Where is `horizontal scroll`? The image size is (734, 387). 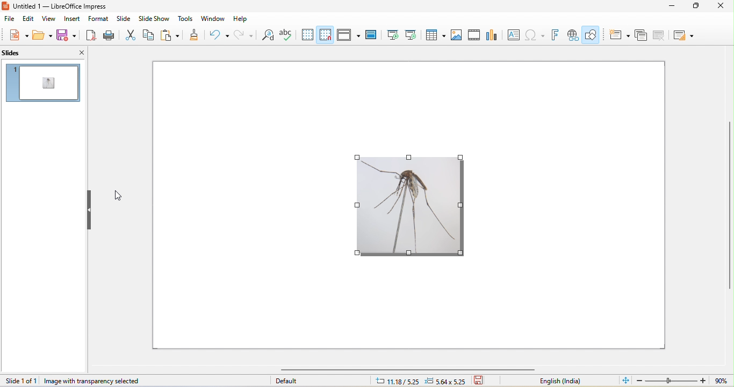
horizontal scroll is located at coordinates (423, 370).